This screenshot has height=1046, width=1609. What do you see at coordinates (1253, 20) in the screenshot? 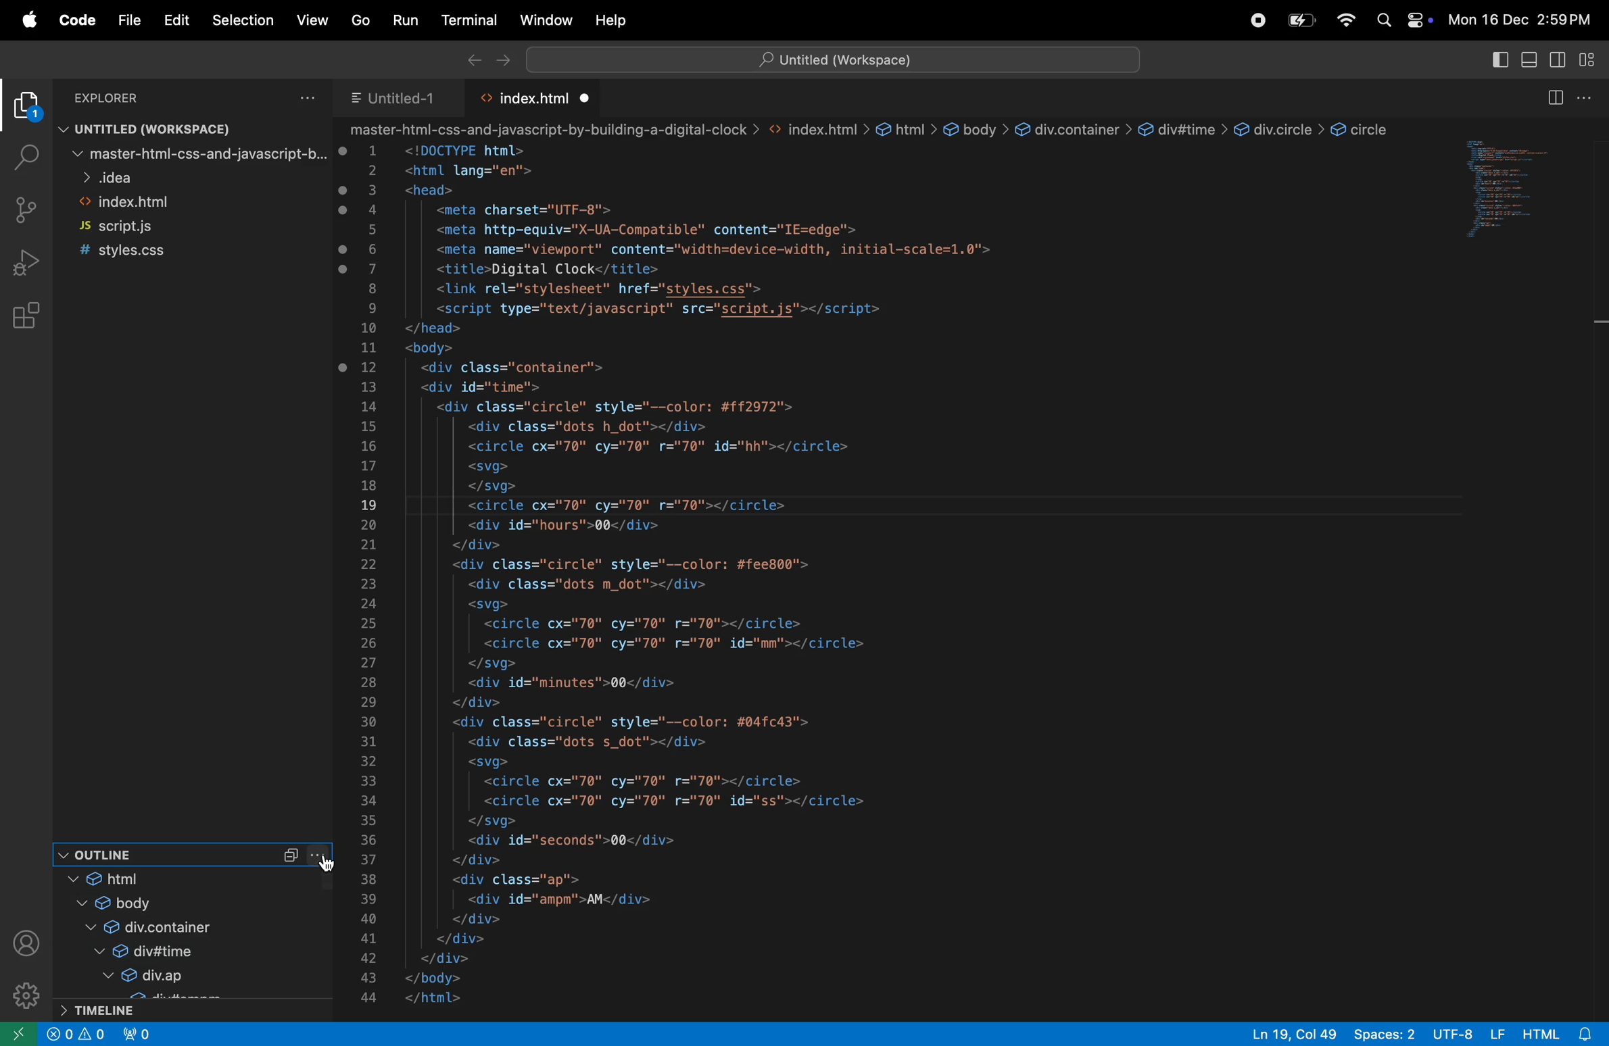
I see `record` at bounding box center [1253, 20].